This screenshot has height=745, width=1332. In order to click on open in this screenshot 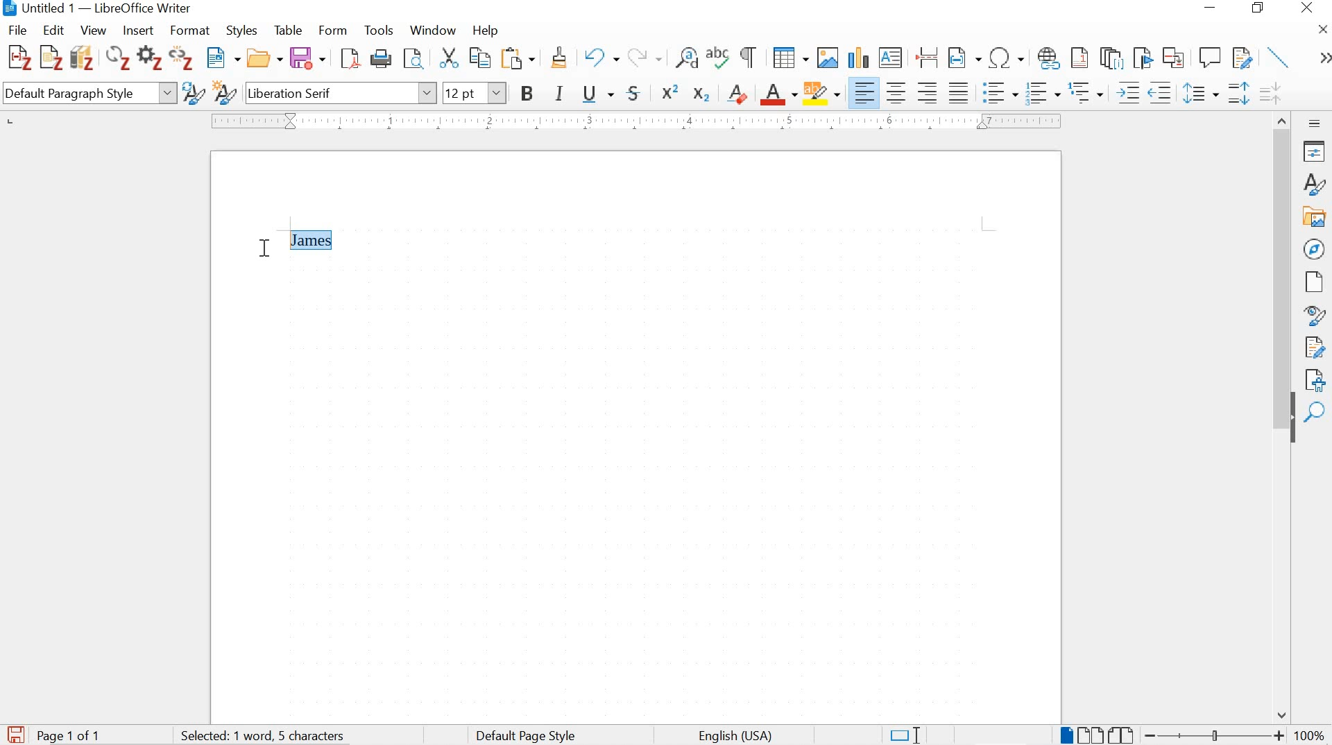, I will do `click(265, 59)`.